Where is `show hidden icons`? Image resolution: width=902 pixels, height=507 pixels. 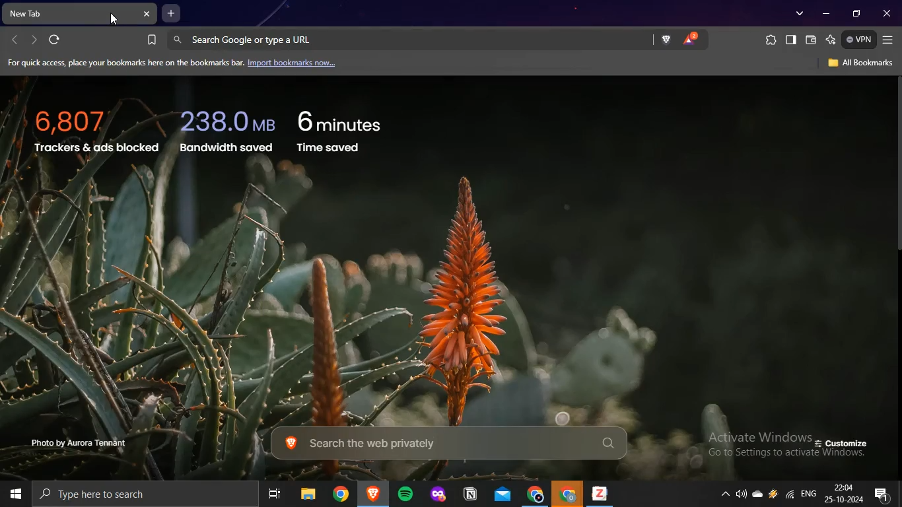 show hidden icons is located at coordinates (725, 493).